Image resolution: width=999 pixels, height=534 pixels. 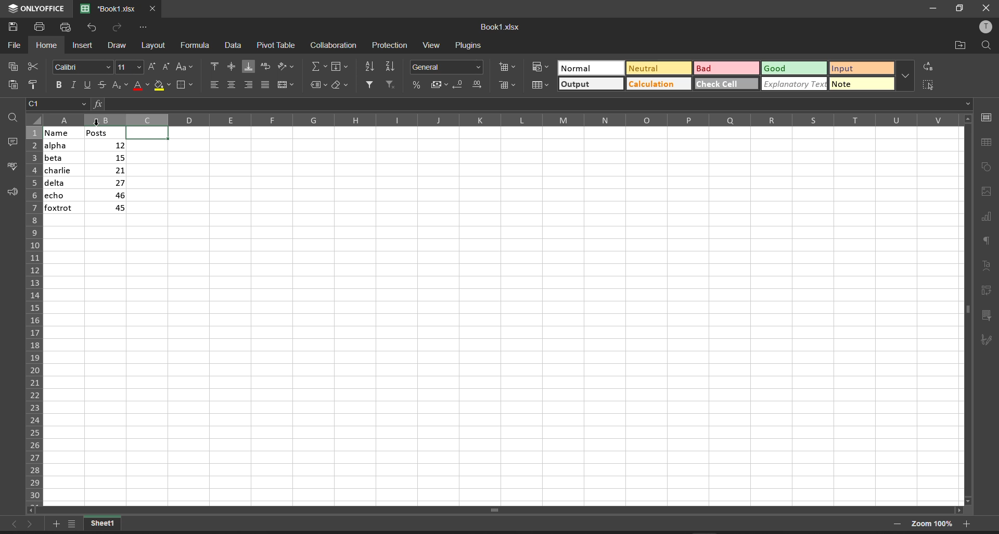 What do you see at coordinates (58, 104) in the screenshot?
I see `cell address` at bounding box center [58, 104].